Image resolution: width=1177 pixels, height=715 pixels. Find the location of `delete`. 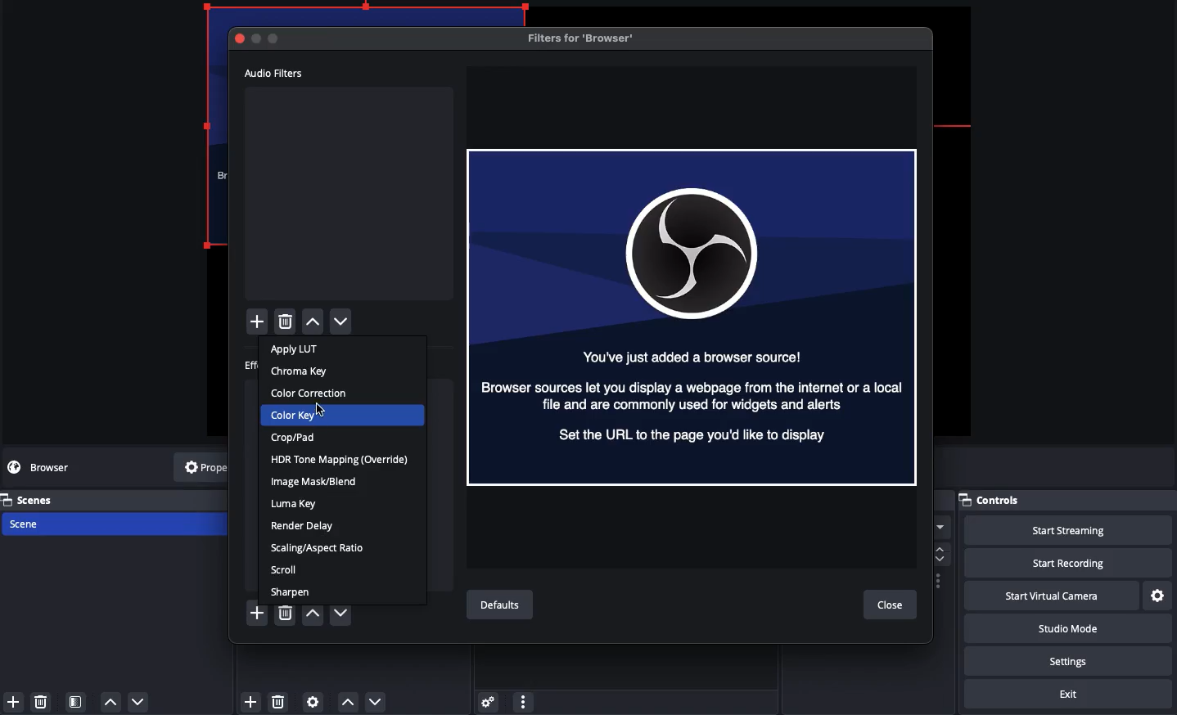

delete is located at coordinates (284, 609).